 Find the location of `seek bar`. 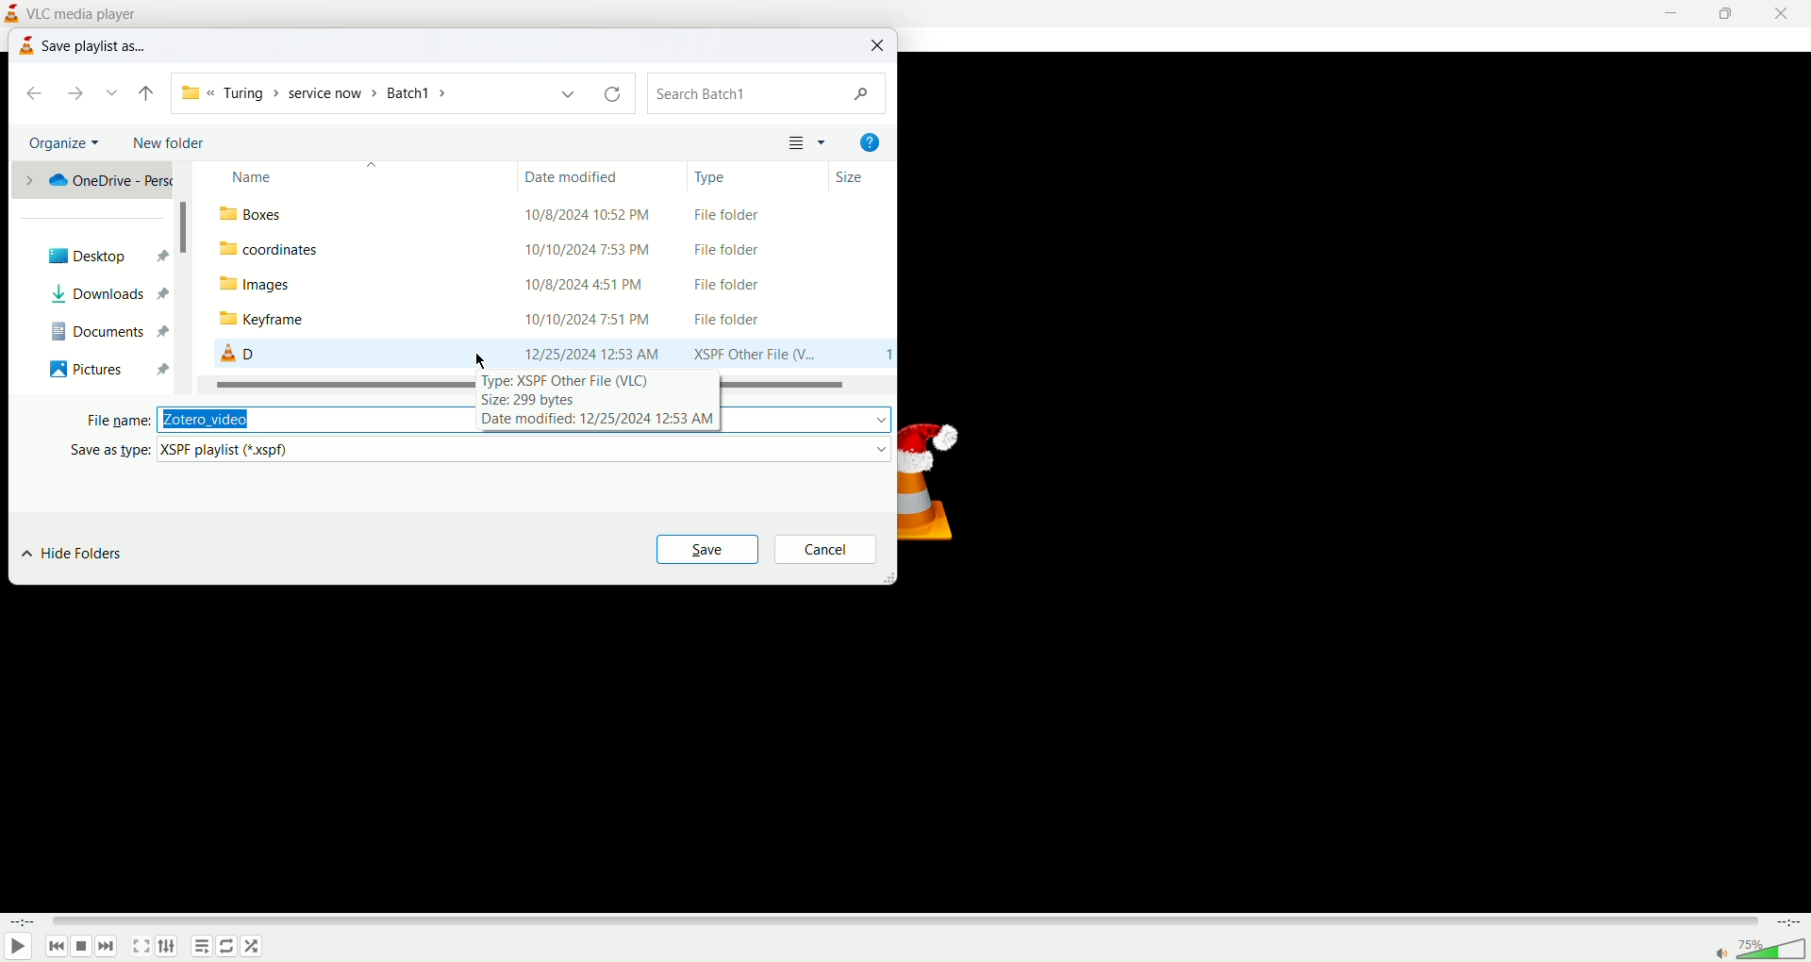

seek bar is located at coordinates (905, 921).